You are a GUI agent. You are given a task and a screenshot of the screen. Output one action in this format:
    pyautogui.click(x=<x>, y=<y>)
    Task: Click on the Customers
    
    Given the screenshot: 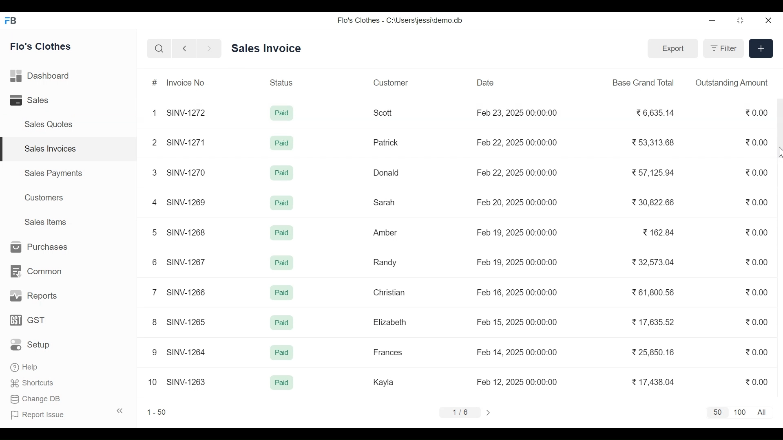 What is the action you would take?
    pyautogui.click(x=45, y=198)
    